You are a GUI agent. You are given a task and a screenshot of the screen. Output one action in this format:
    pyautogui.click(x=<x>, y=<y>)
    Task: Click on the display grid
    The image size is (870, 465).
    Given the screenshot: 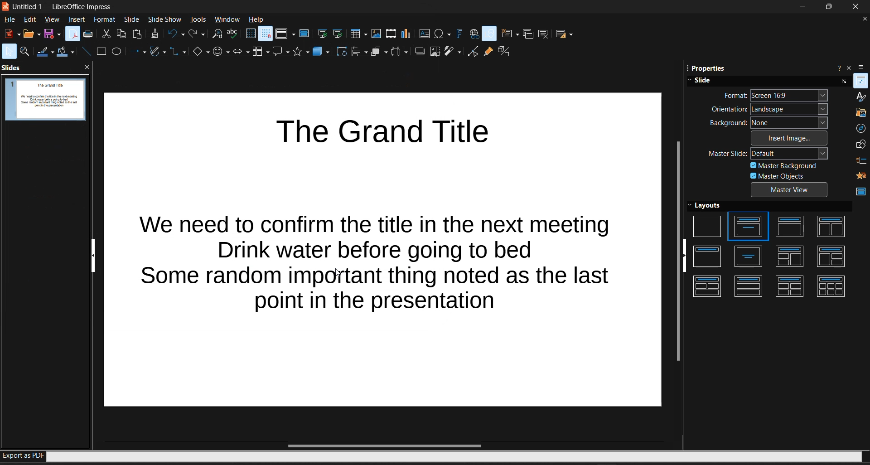 What is the action you would take?
    pyautogui.click(x=249, y=34)
    